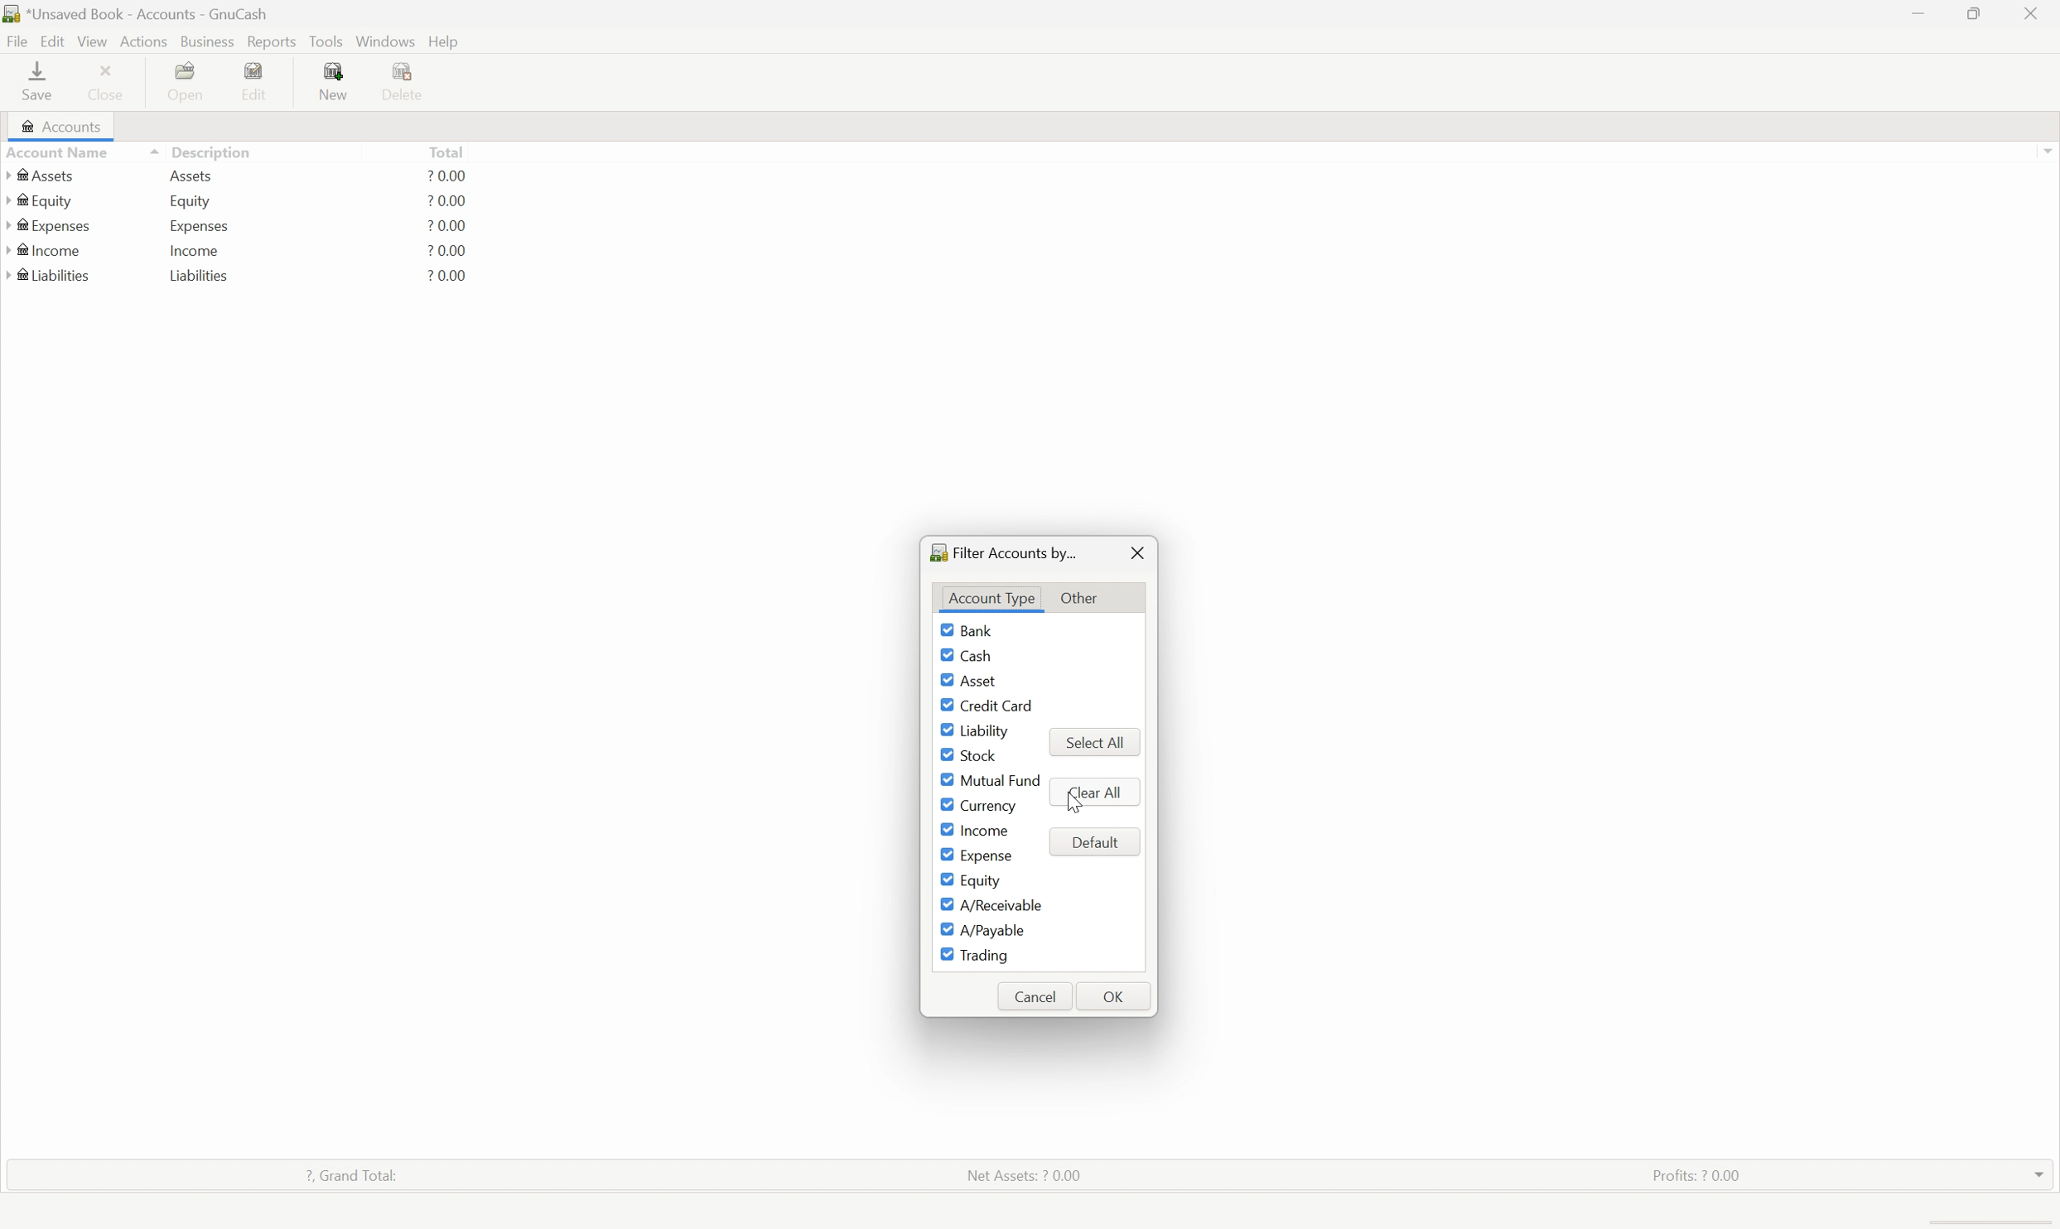  I want to click on Income, so click(985, 832).